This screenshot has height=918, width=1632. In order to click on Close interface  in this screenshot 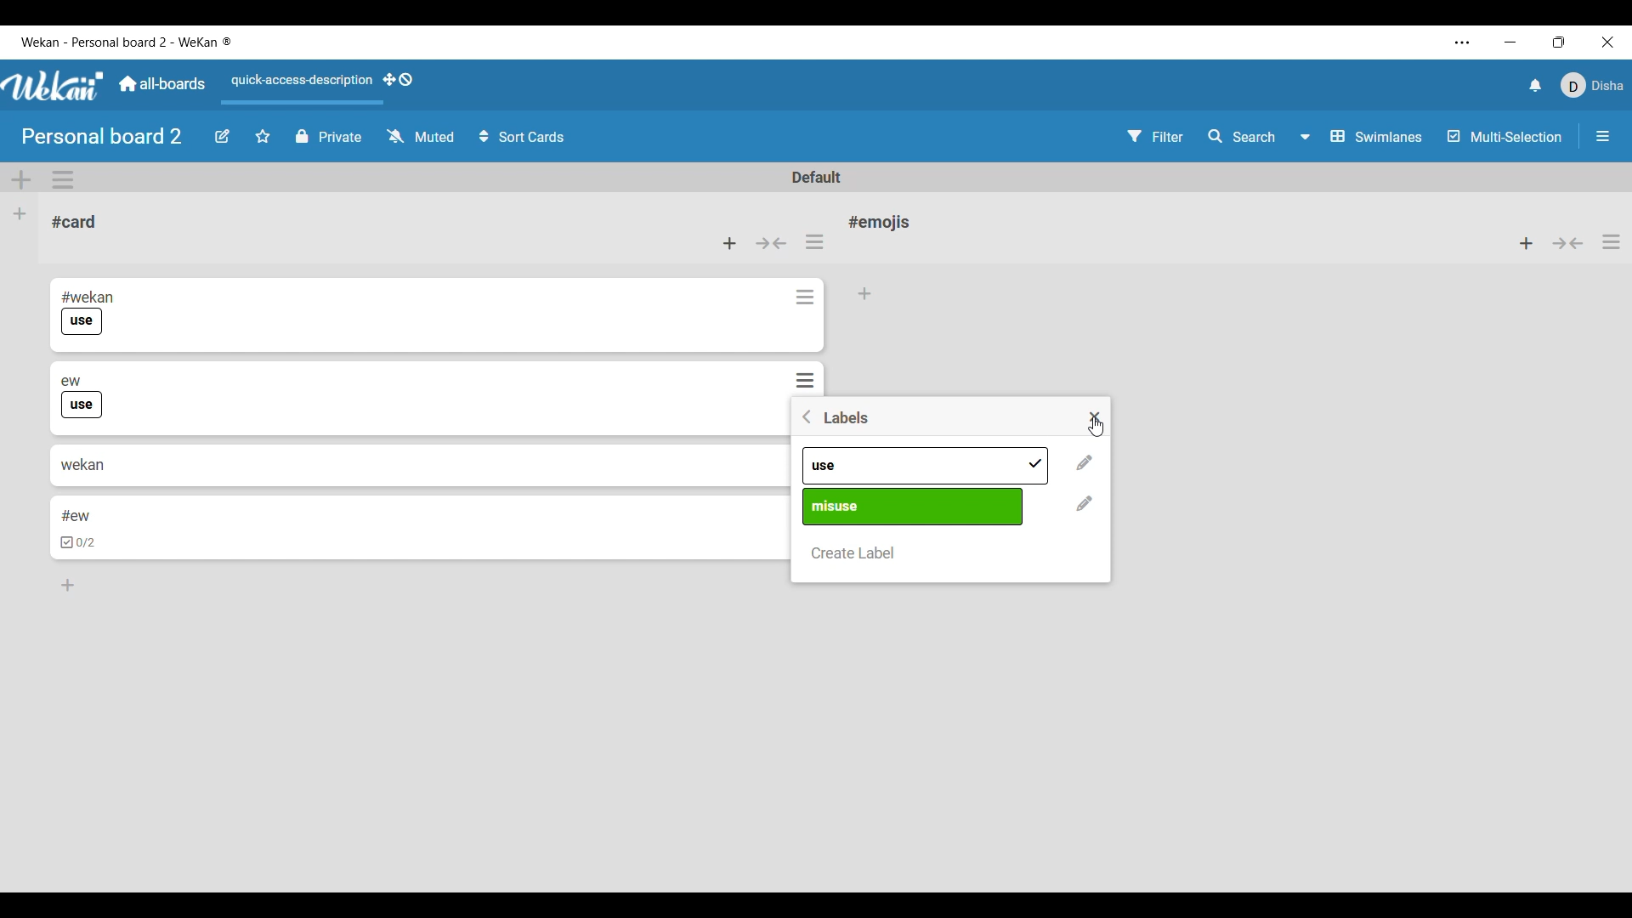, I will do `click(1608, 42)`.